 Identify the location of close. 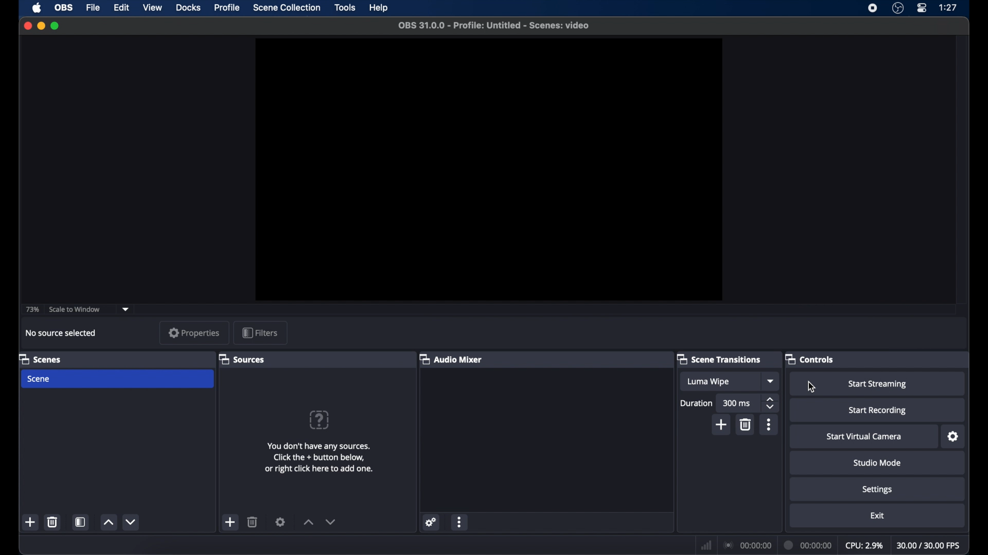
(28, 26).